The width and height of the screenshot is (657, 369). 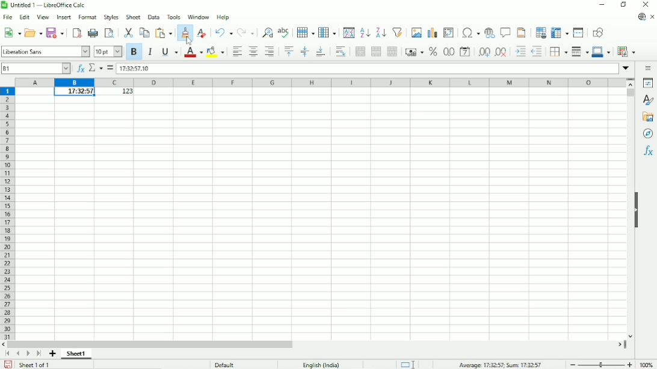 I want to click on Redo, so click(x=245, y=32).